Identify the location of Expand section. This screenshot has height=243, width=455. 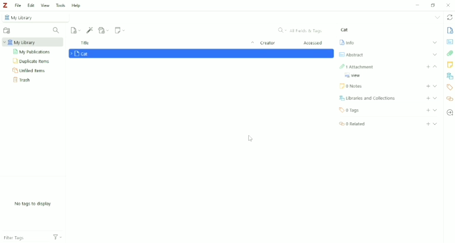
(436, 86).